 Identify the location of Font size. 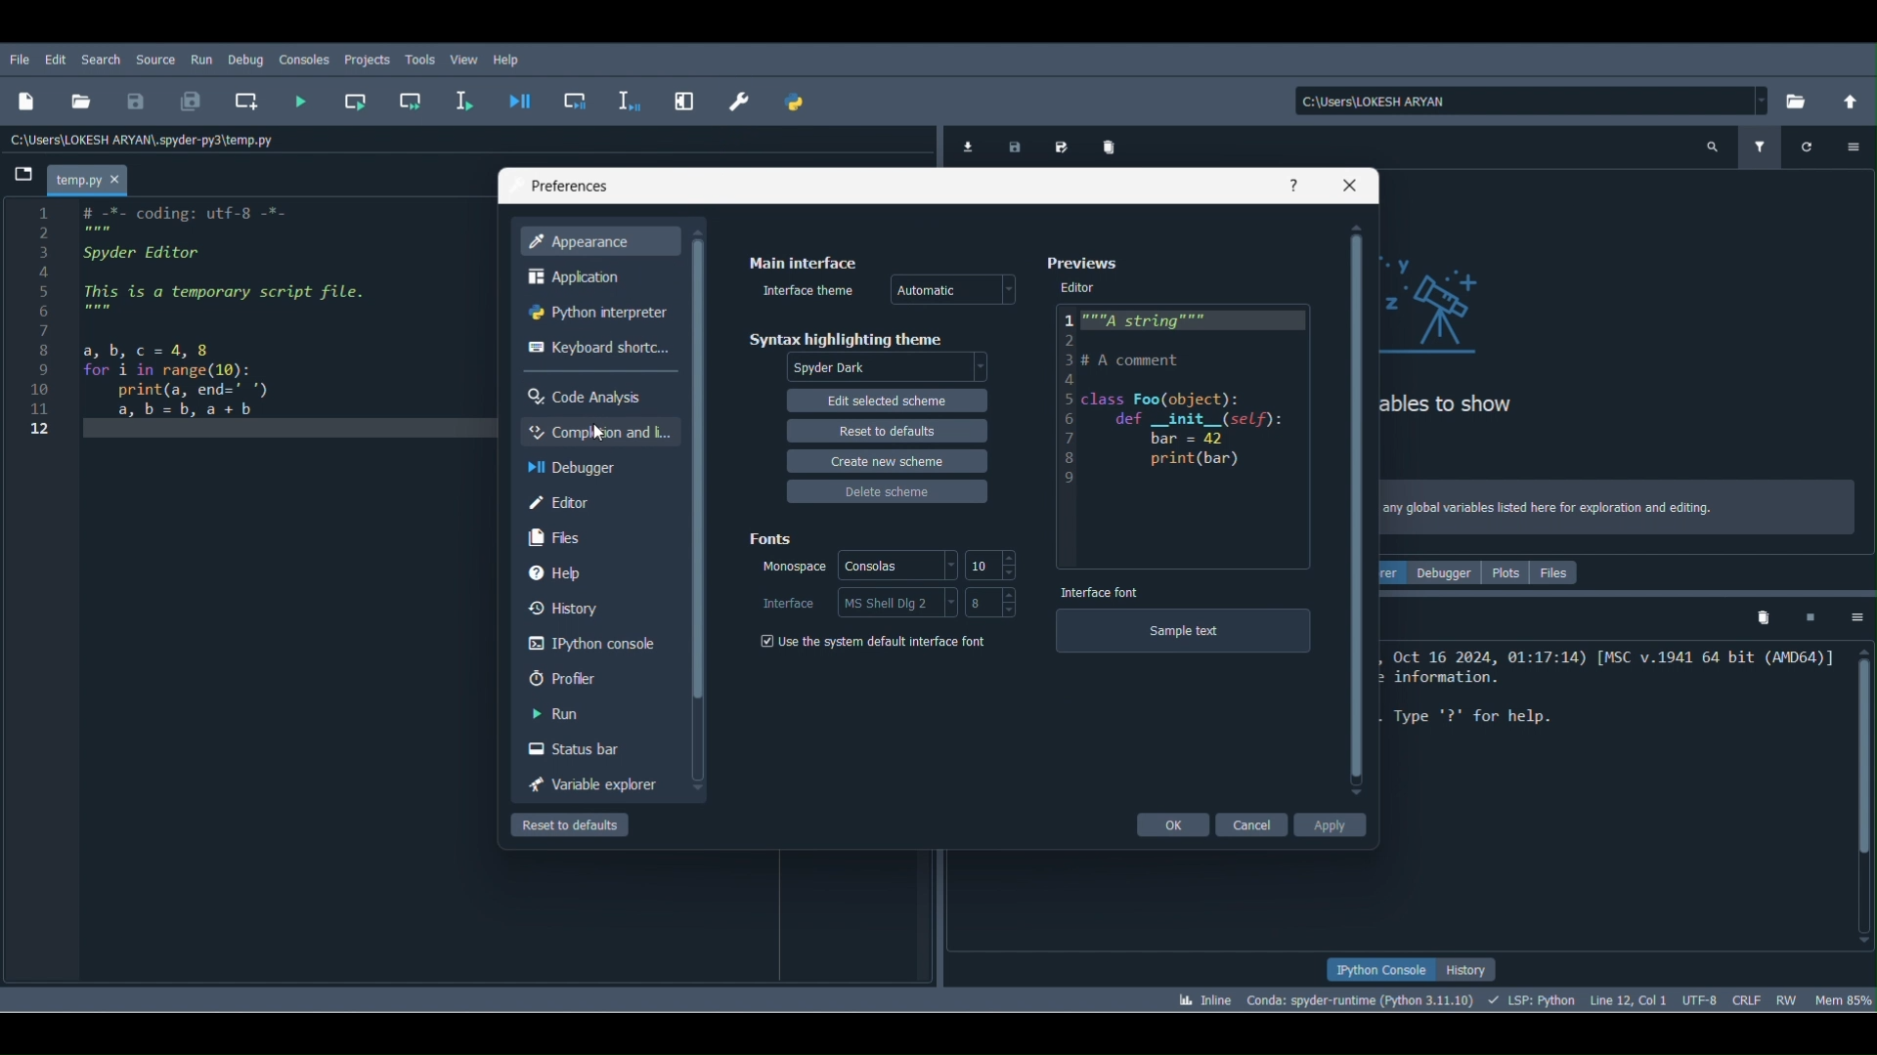
(989, 558).